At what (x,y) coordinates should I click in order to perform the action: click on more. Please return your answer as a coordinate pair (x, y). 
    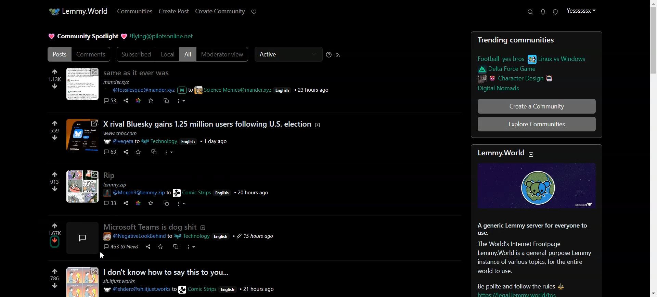
    Looking at the image, I should click on (170, 153).